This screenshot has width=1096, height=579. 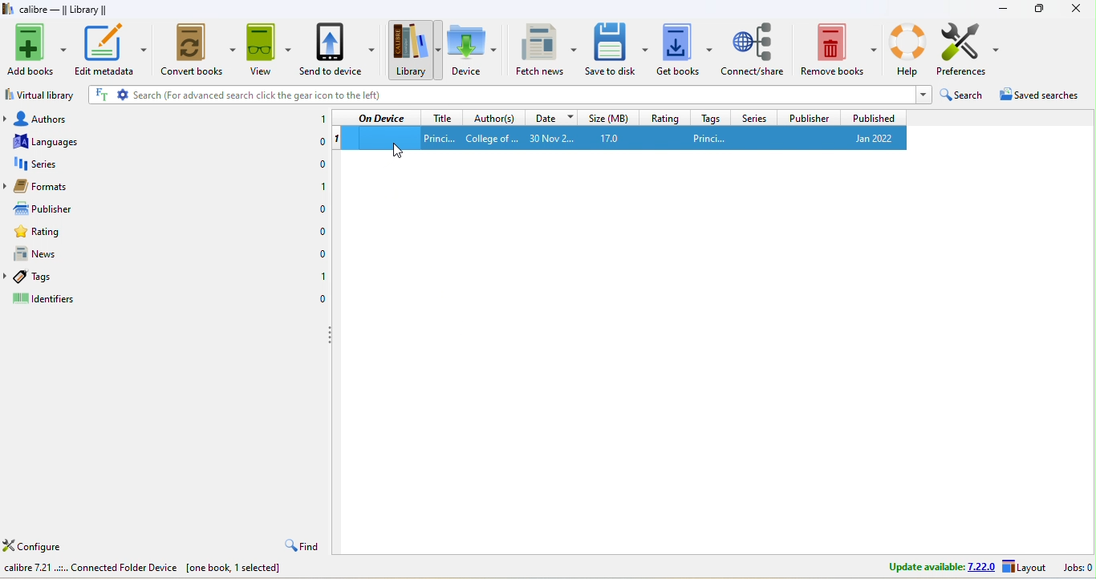 What do you see at coordinates (970, 50) in the screenshot?
I see `preference` at bounding box center [970, 50].